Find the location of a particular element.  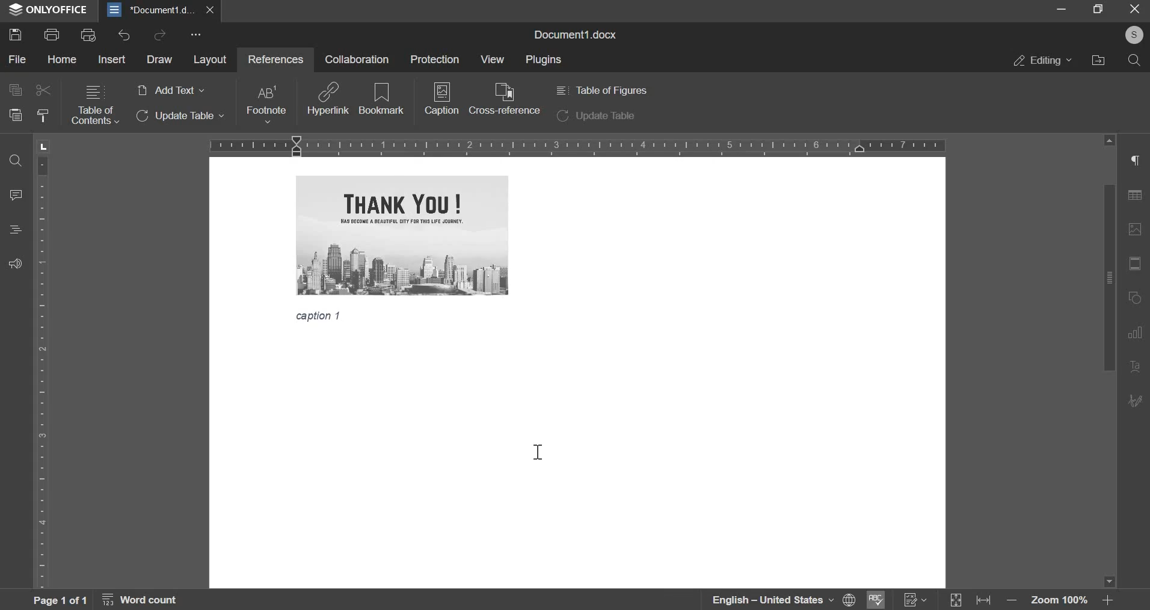

Cursor is located at coordinates (538, 451).